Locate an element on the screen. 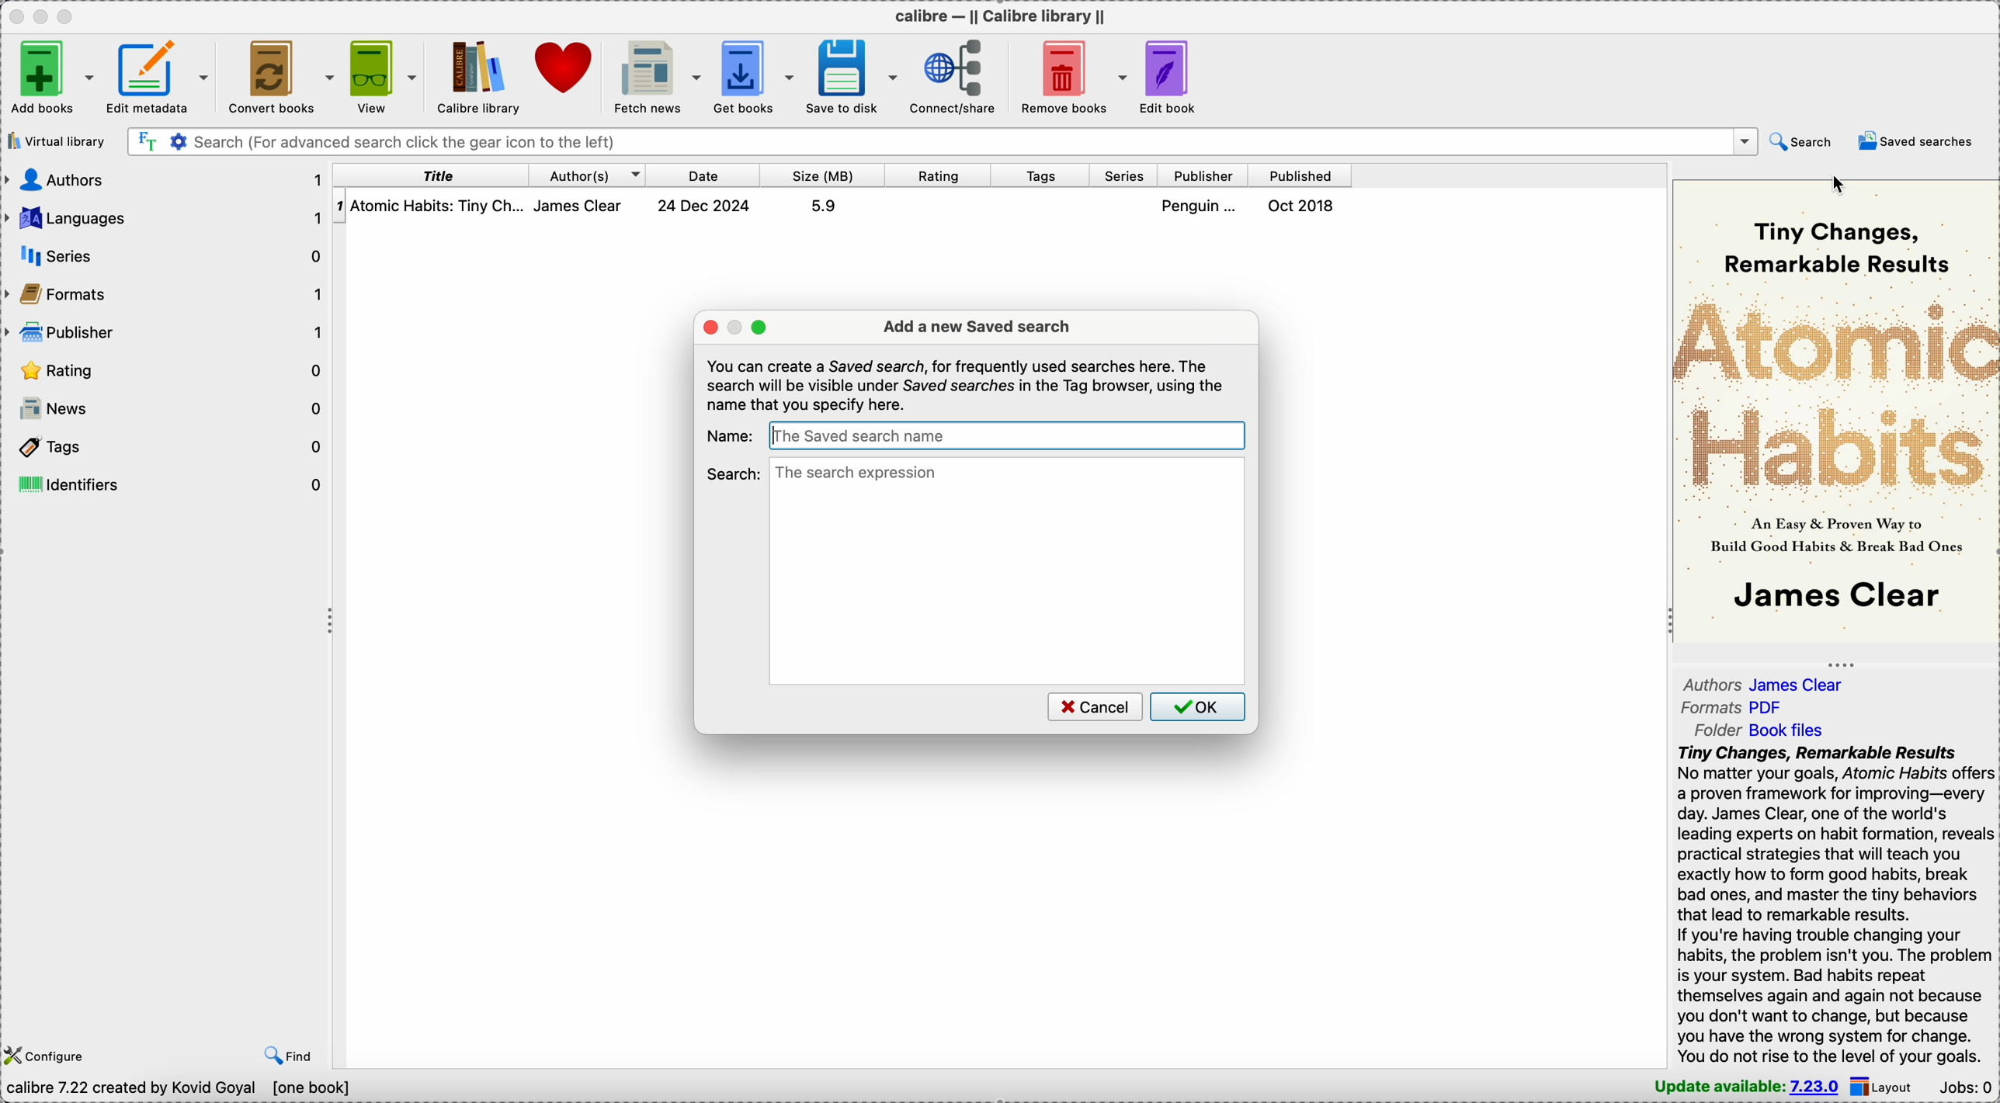 The width and height of the screenshot is (2000, 1103). You can create a Saved search, for frequently used searches here. The search will be visible under Saved searches in the Tag browser, using the name that you specify here. is located at coordinates (967, 385).